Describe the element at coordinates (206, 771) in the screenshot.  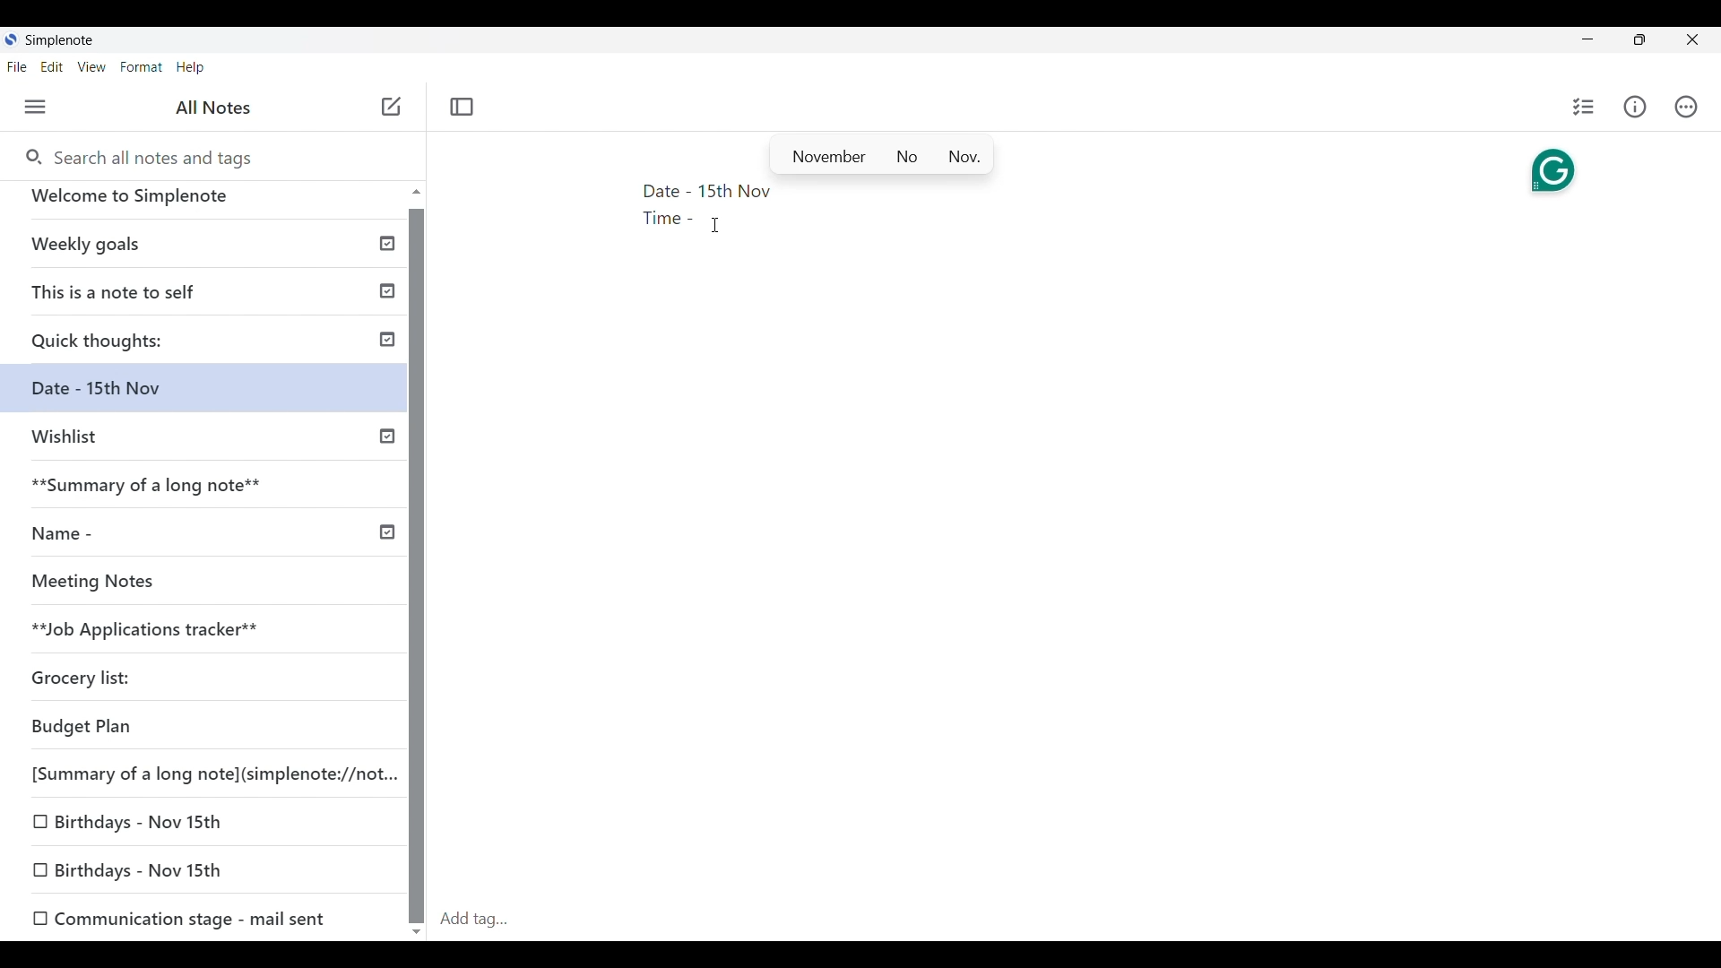
I see `Unpublished note` at that location.